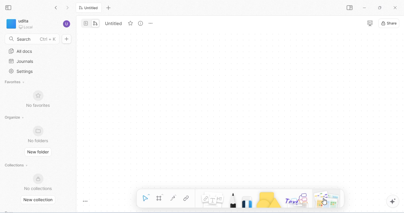  I want to click on AI assistant, so click(393, 201).